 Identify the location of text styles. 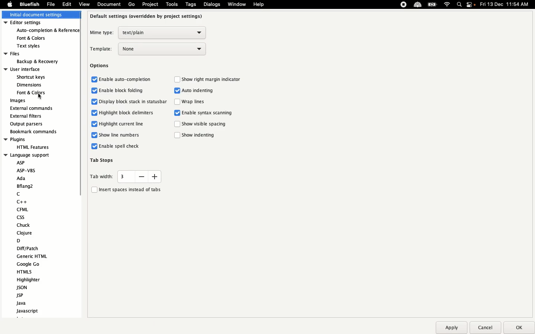
(33, 46).